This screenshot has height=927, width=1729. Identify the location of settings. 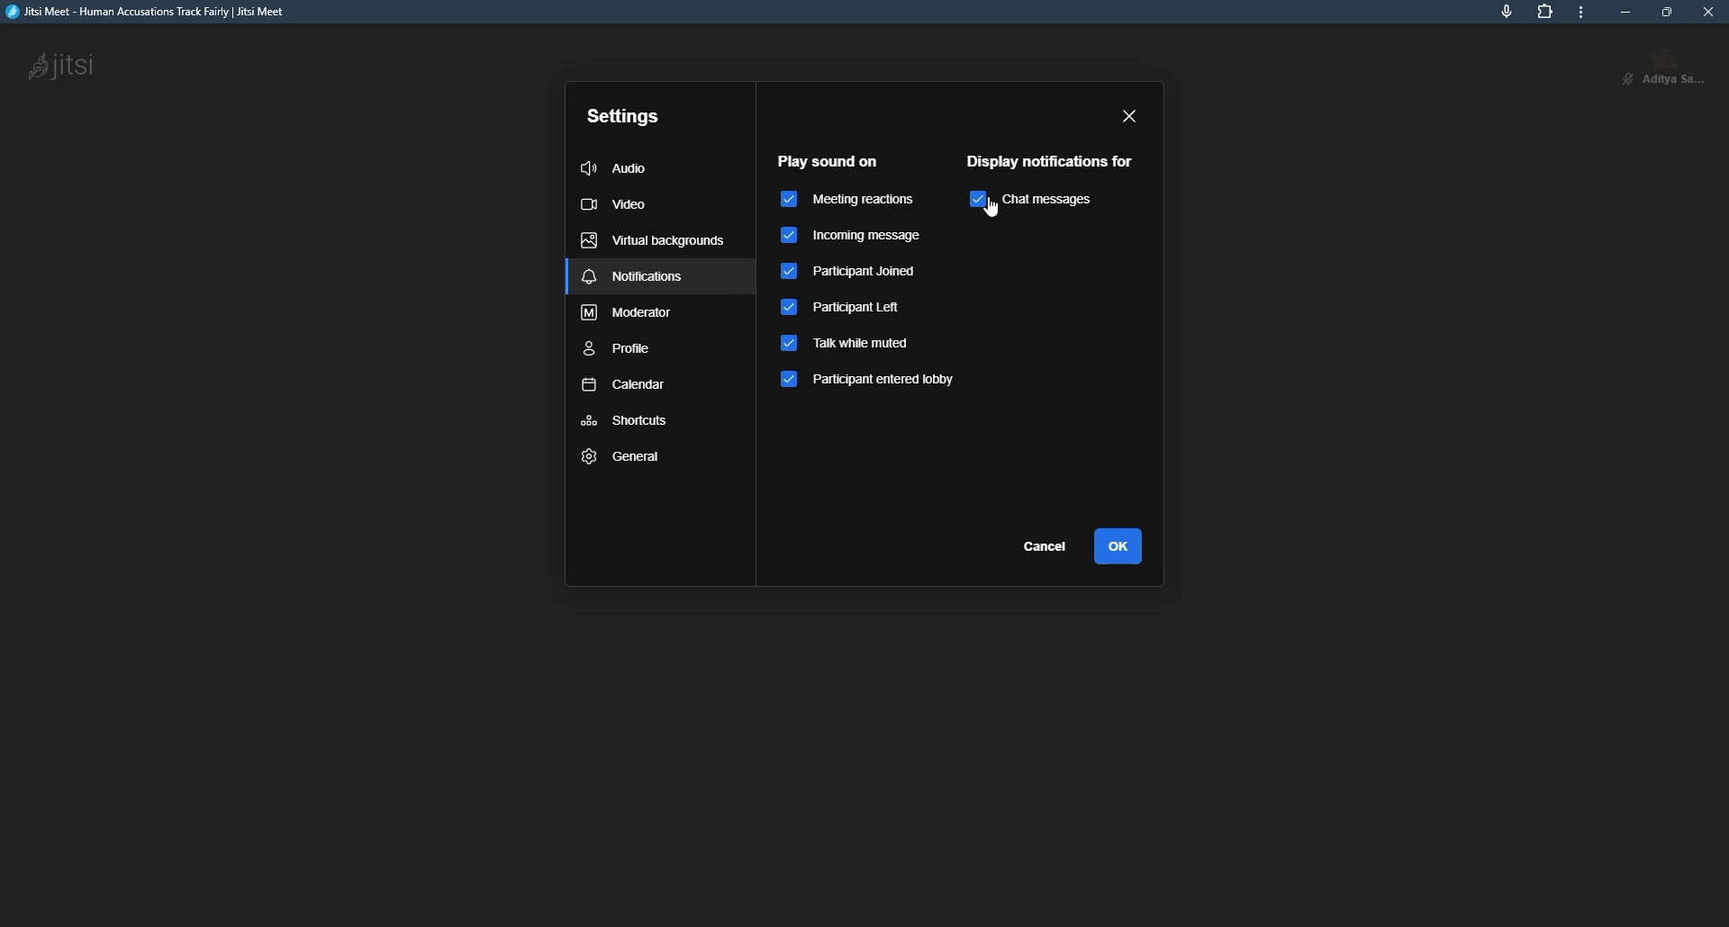
(621, 119).